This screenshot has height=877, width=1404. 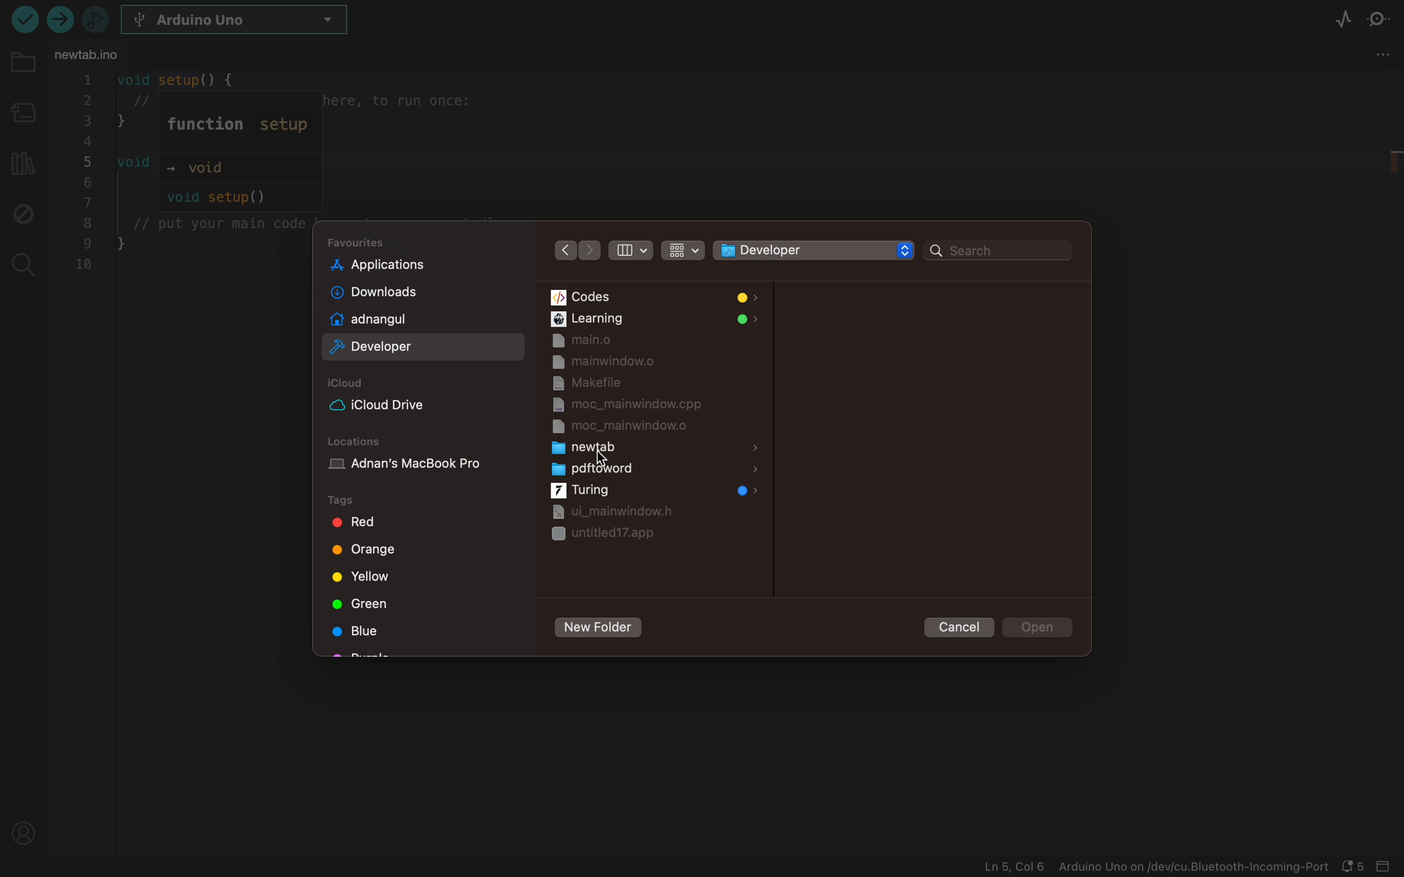 What do you see at coordinates (95, 19) in the screenshot?
I see `debugger` at bounding box center [95, 19].